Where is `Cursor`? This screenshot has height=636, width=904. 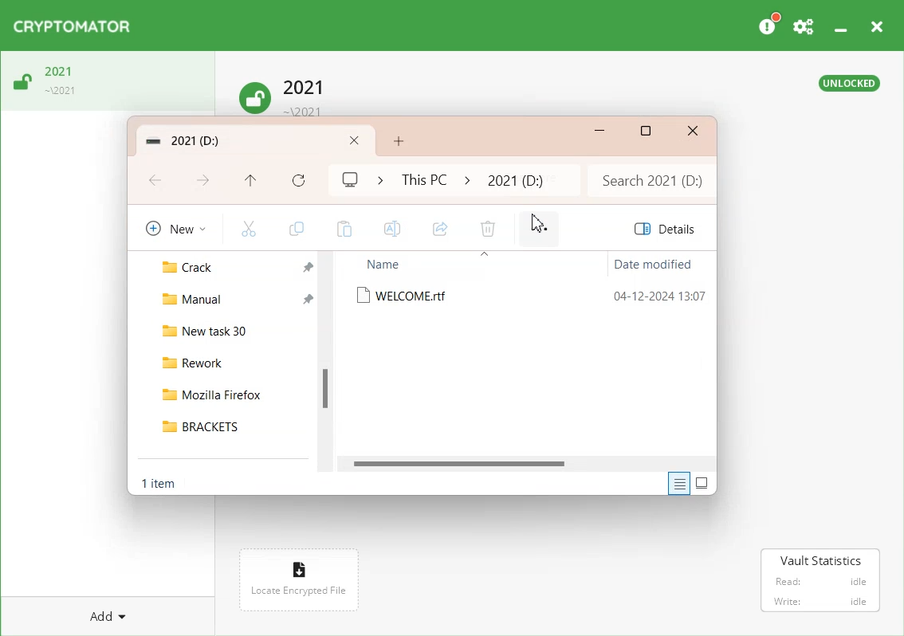 Cursor is located at coordinates (540, 225).